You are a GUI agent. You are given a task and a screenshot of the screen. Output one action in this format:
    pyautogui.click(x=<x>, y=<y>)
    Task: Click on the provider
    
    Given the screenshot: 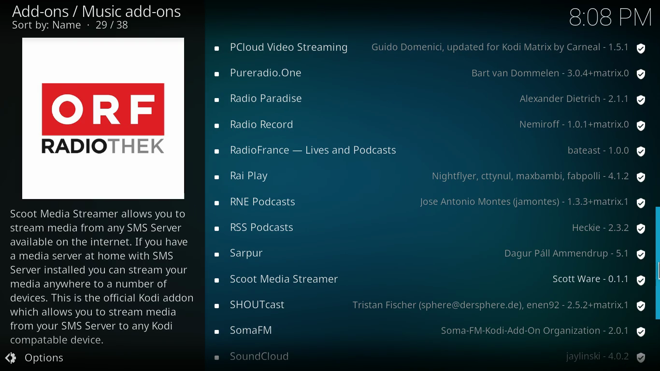 What is the action you would take?
    pyautogui.click(x=500, y=304)
    